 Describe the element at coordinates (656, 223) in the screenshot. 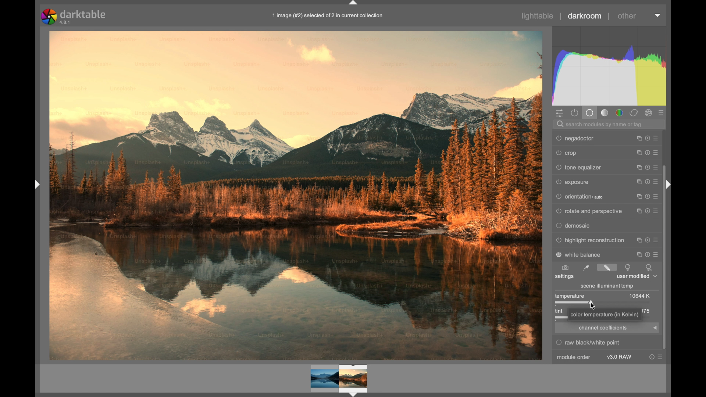

I see `presets ` at that location.